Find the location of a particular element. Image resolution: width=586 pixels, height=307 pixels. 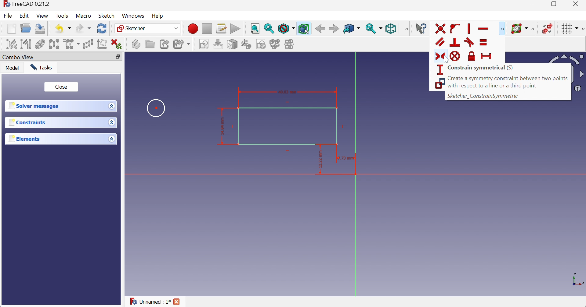

Circle is located at coordinates (157, 108).